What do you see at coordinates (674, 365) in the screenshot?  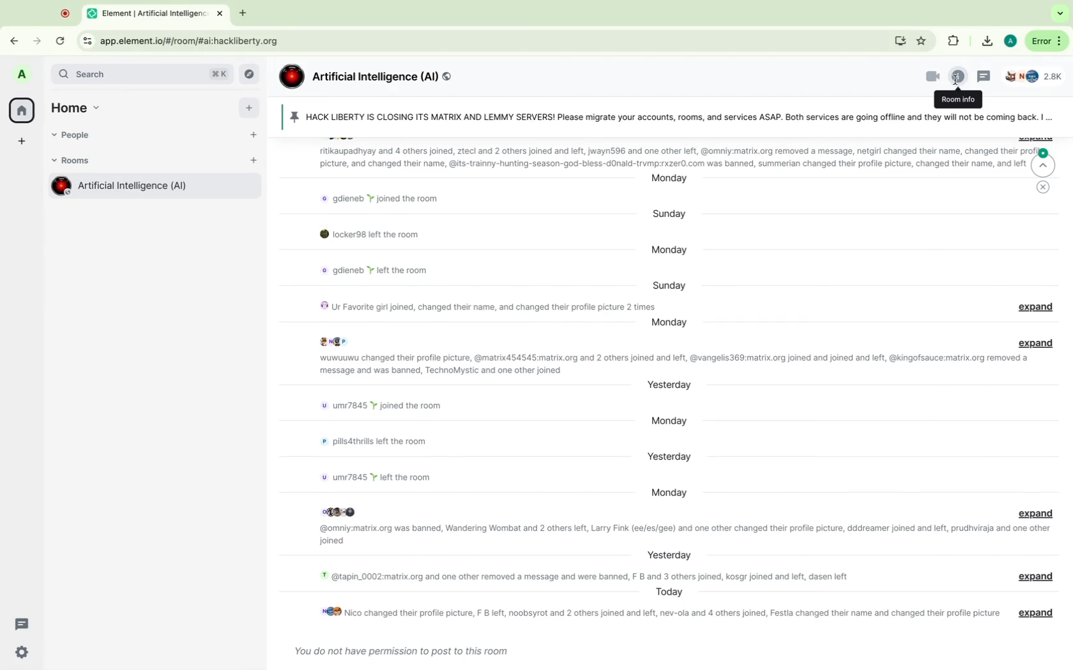 I see `message` at bounding box center [674, 365].